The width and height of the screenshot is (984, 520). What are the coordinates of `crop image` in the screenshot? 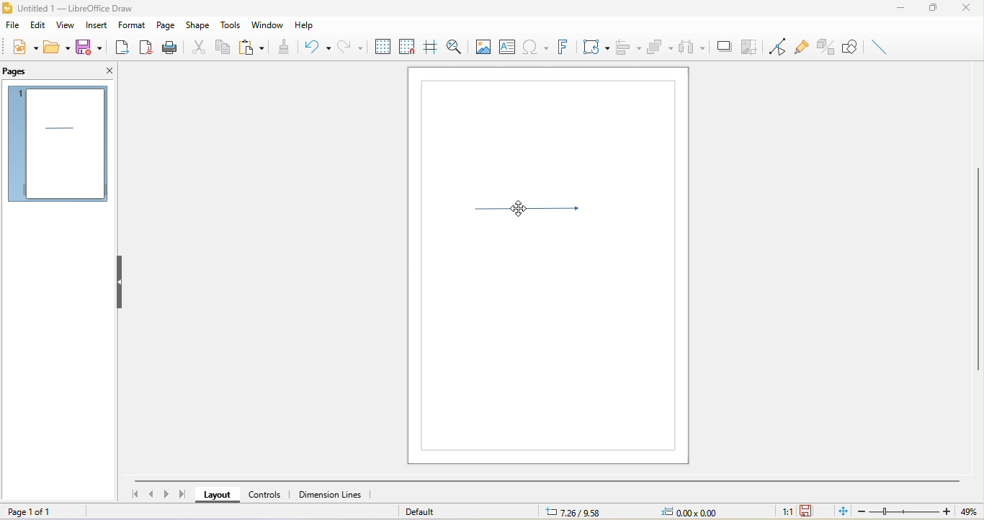 It's located at (751, 46).